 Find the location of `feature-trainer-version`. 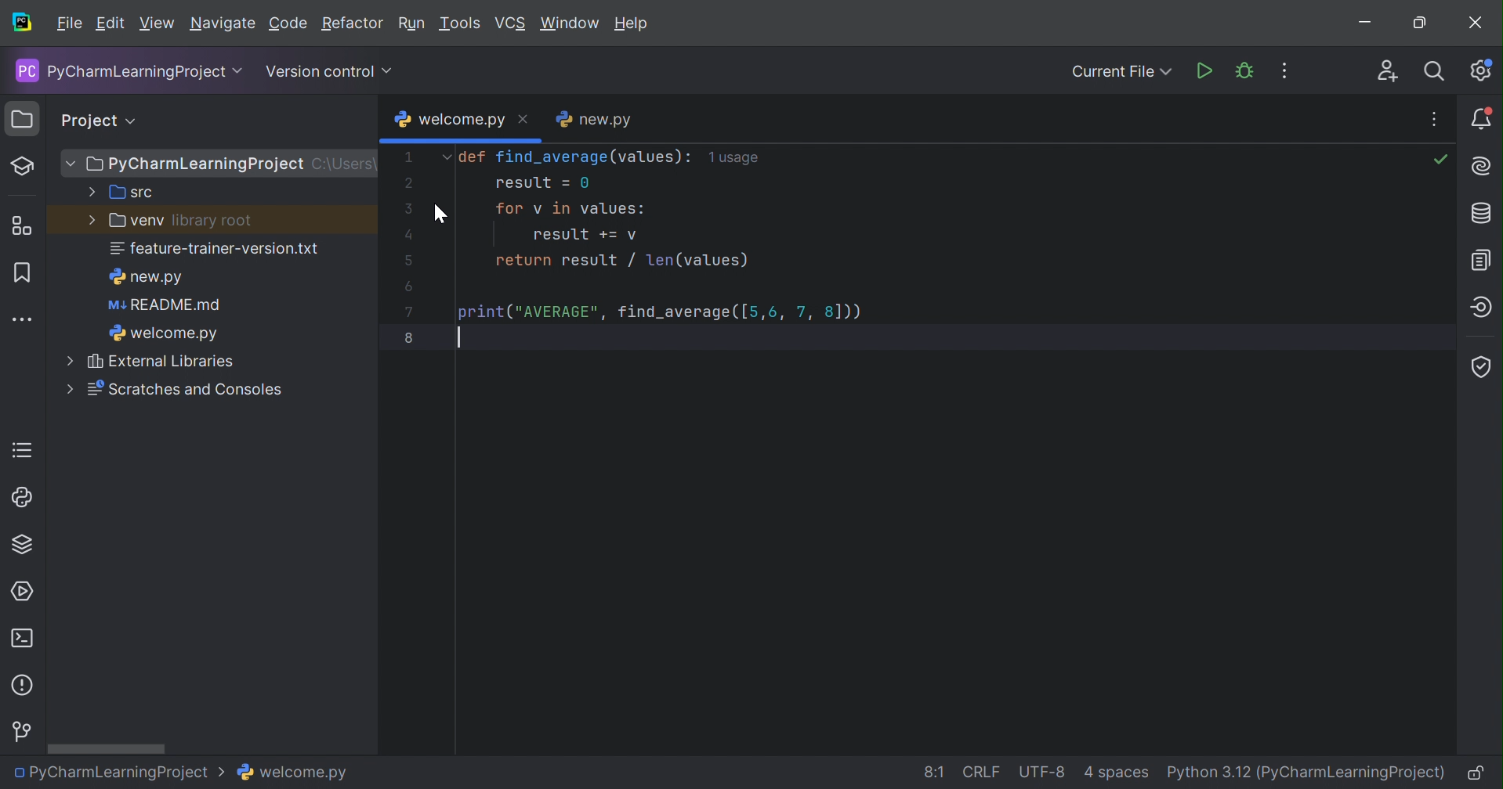

feature-trainer-version is located at coordinates (214, 250).